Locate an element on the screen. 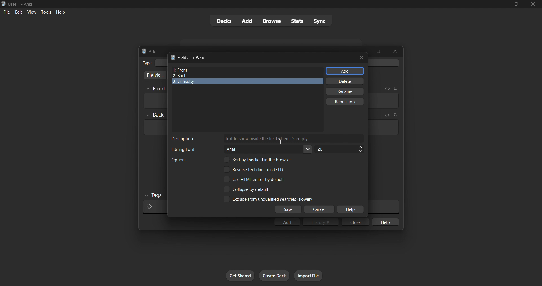 This screenshot has height=286, width=542. Anki logo is located at coordinates (144, 51).